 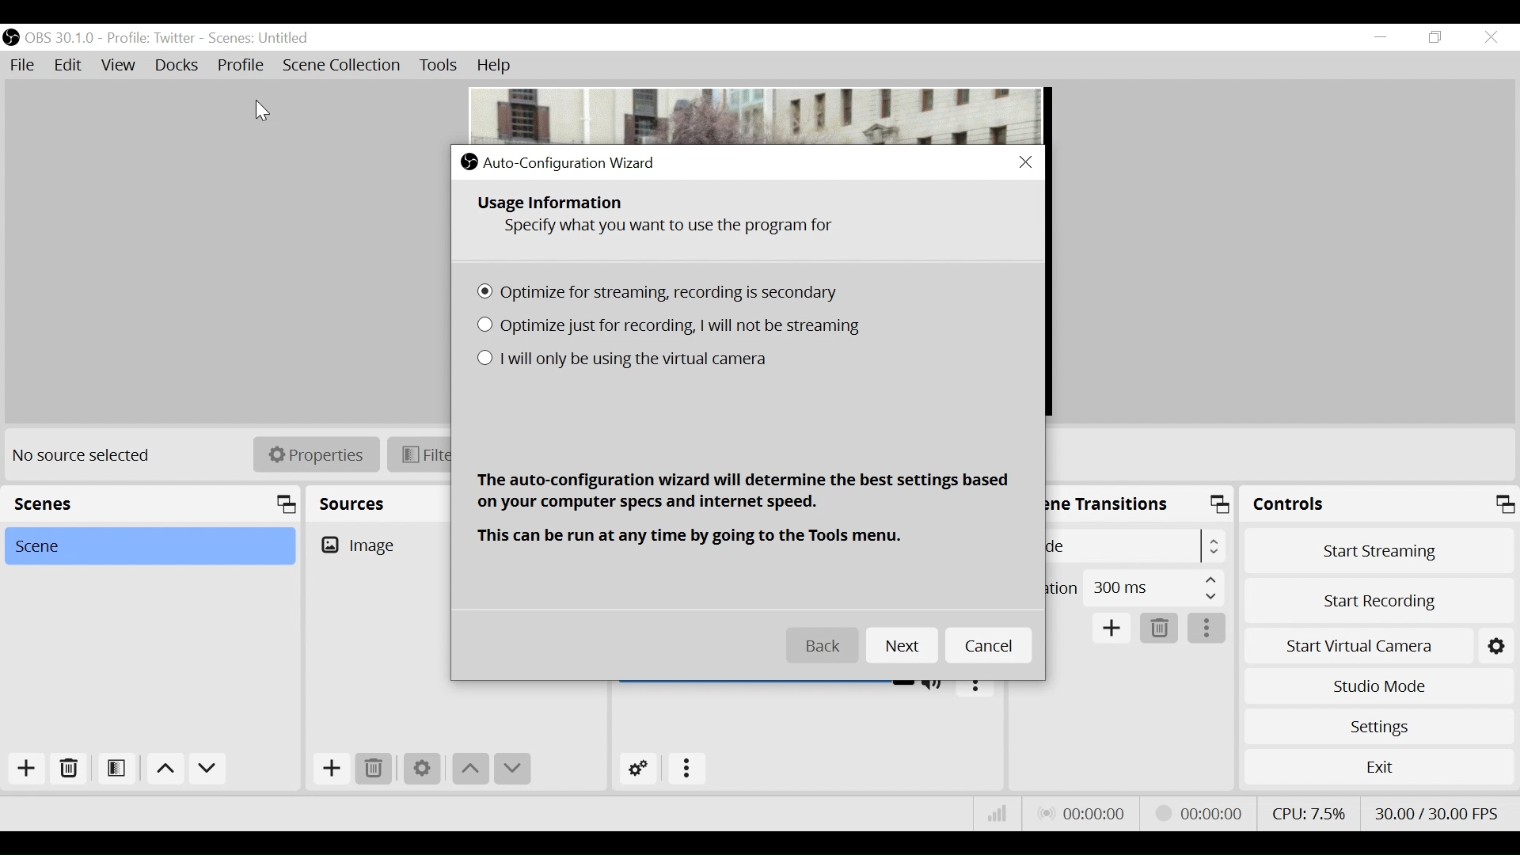 What do you see at coordinates (1160, 627) in the screenshot?
I see `Delete` at bounding box center [1160, 627].